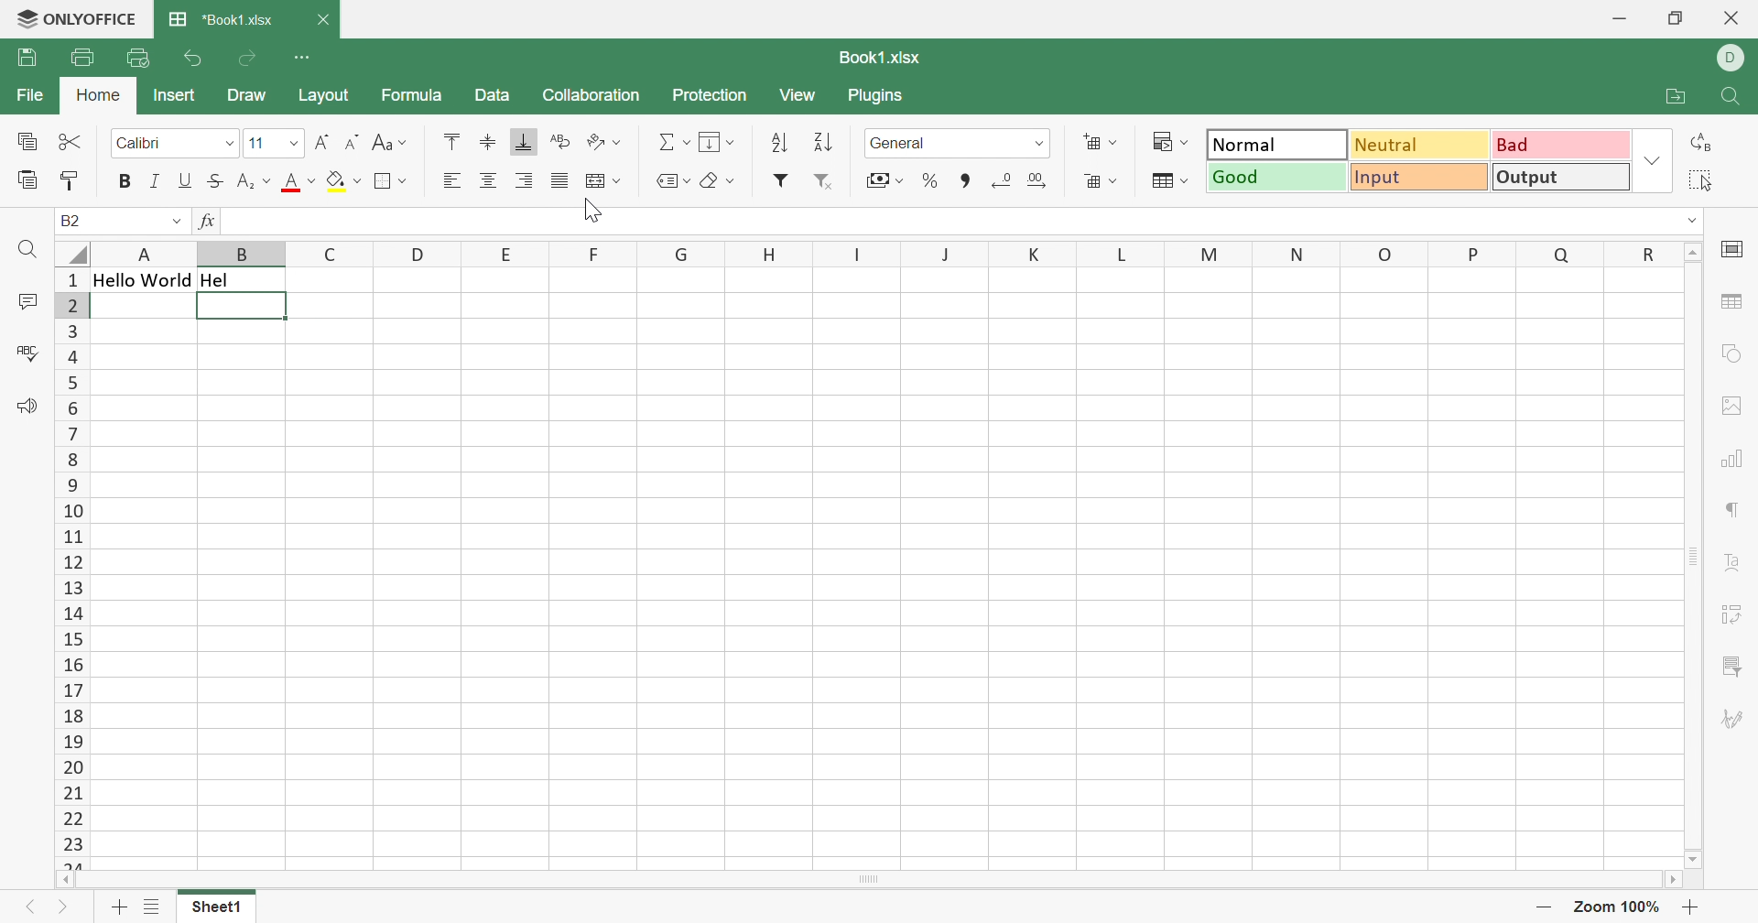 The image size is (1758, 923). Describe the element at coordinates (559, 182) in the screenshot. I see `Justified` at that location.